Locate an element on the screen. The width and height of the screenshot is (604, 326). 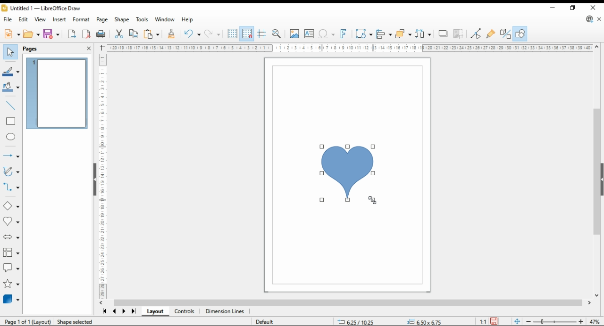
crop is located at coordinates (460, 34).